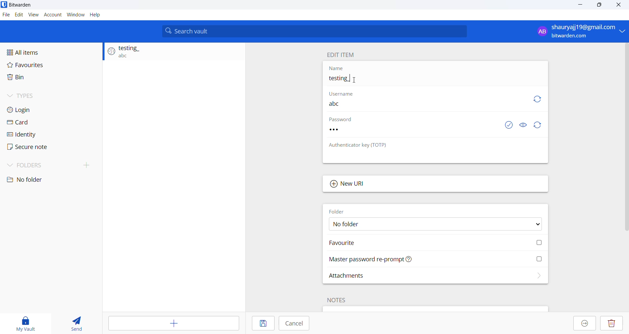 This screenshot has width=629, height=334. I want to click on Account, so click(52, 14).